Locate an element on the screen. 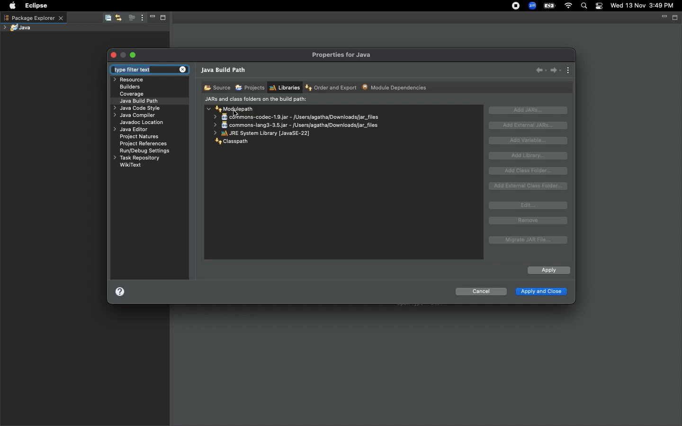 Image resolution: width=682 pixels, height=426 pixels. View menu is located at coordinates (569, 71).